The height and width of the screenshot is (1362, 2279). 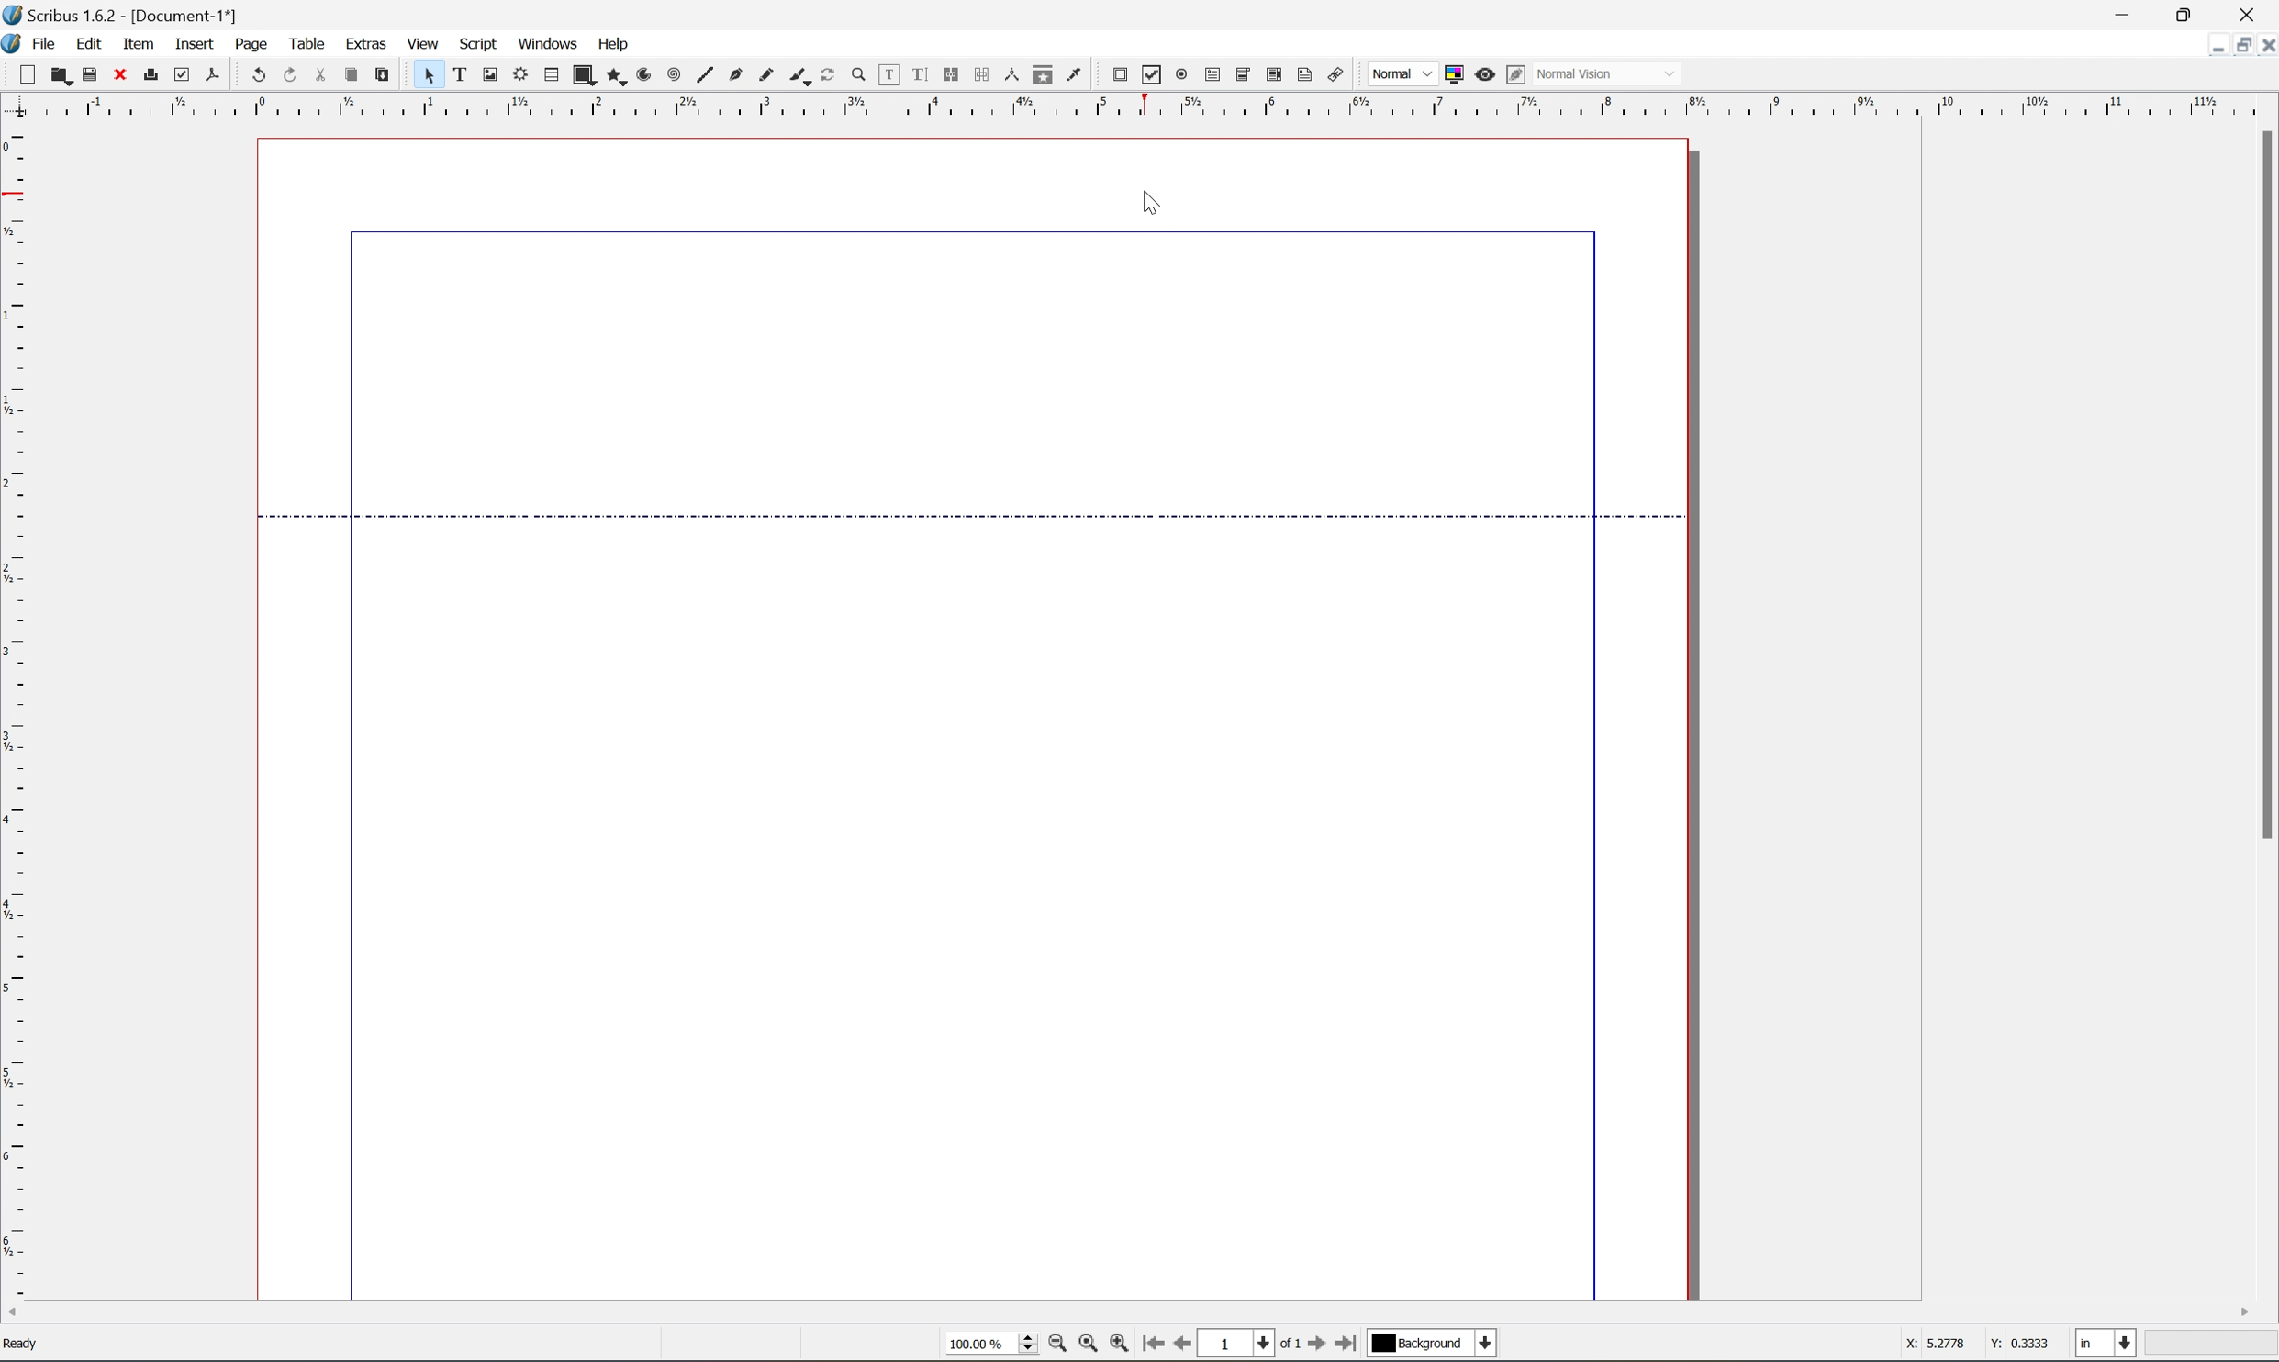 What do you see at coordinates (1484, 73) in the screenshot?
I see `preview mode` at bounding box center [1484, 73].